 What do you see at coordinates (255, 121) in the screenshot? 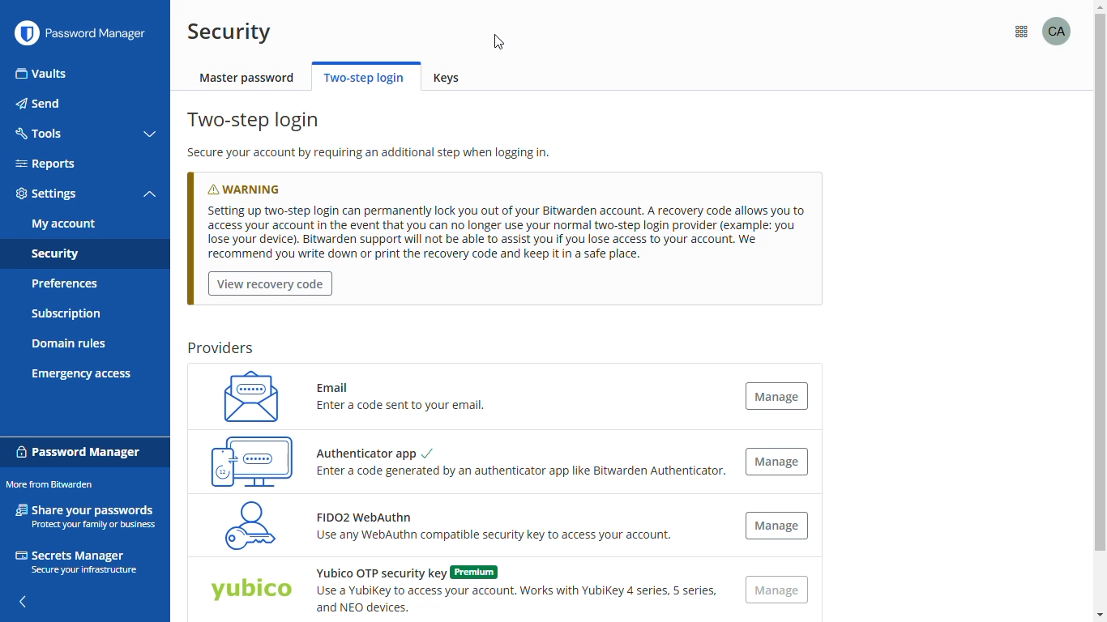
I see `two-step login` at bounding box center [255, 121].